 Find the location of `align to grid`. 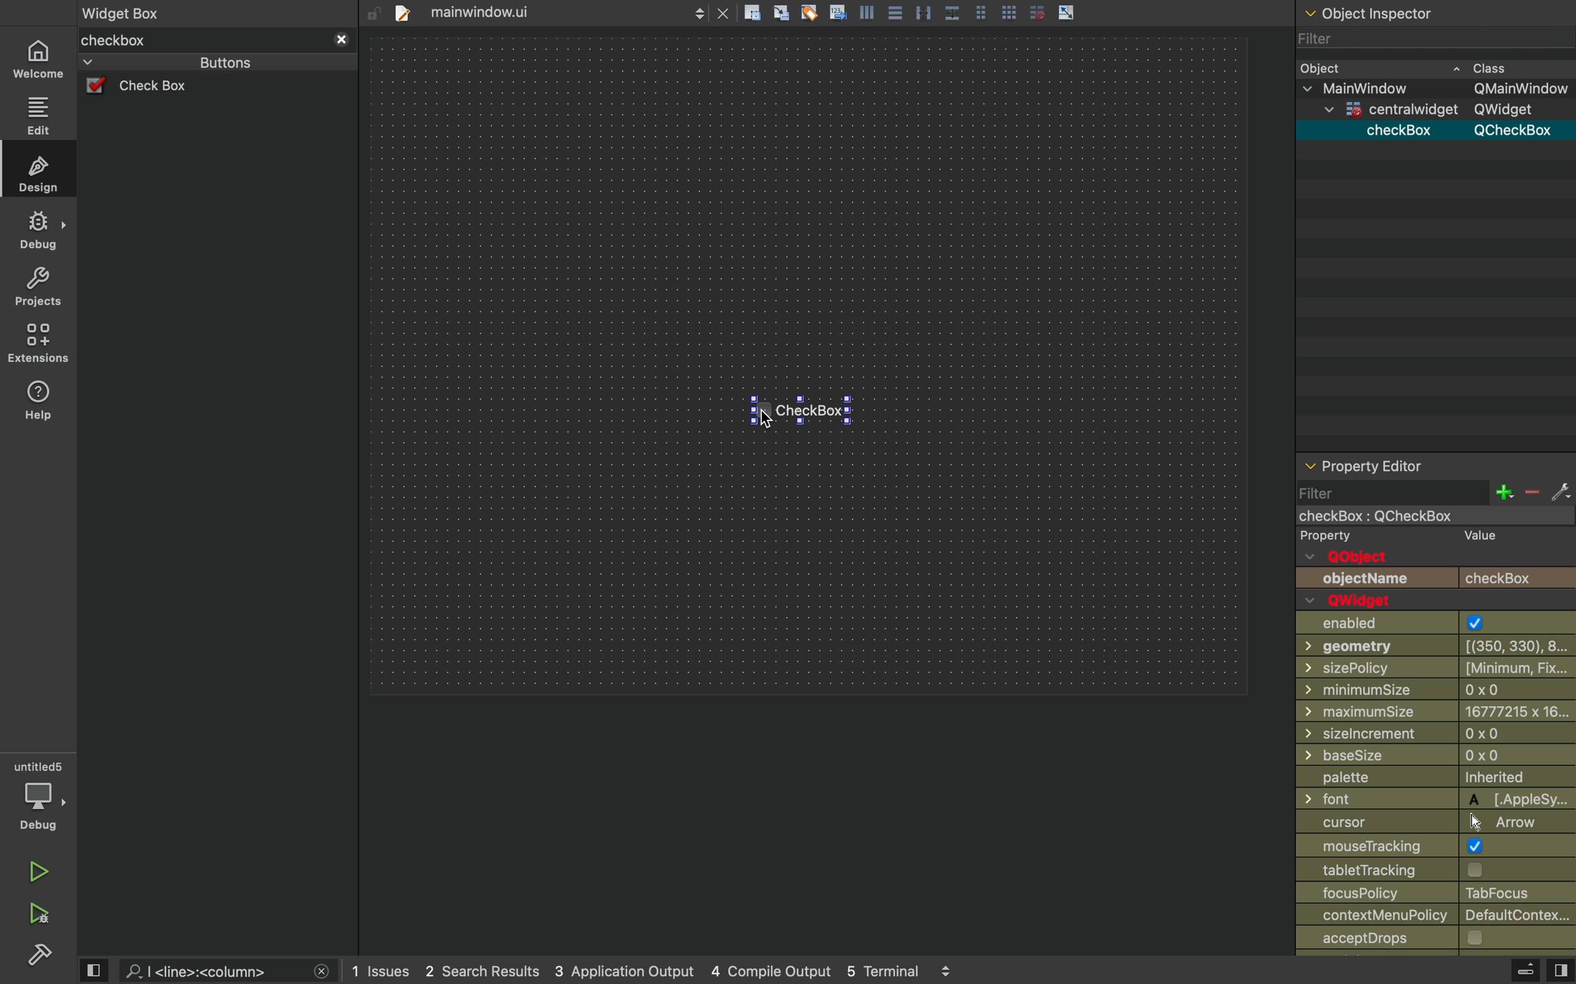

align to grid is located at coordinates (780, 12).